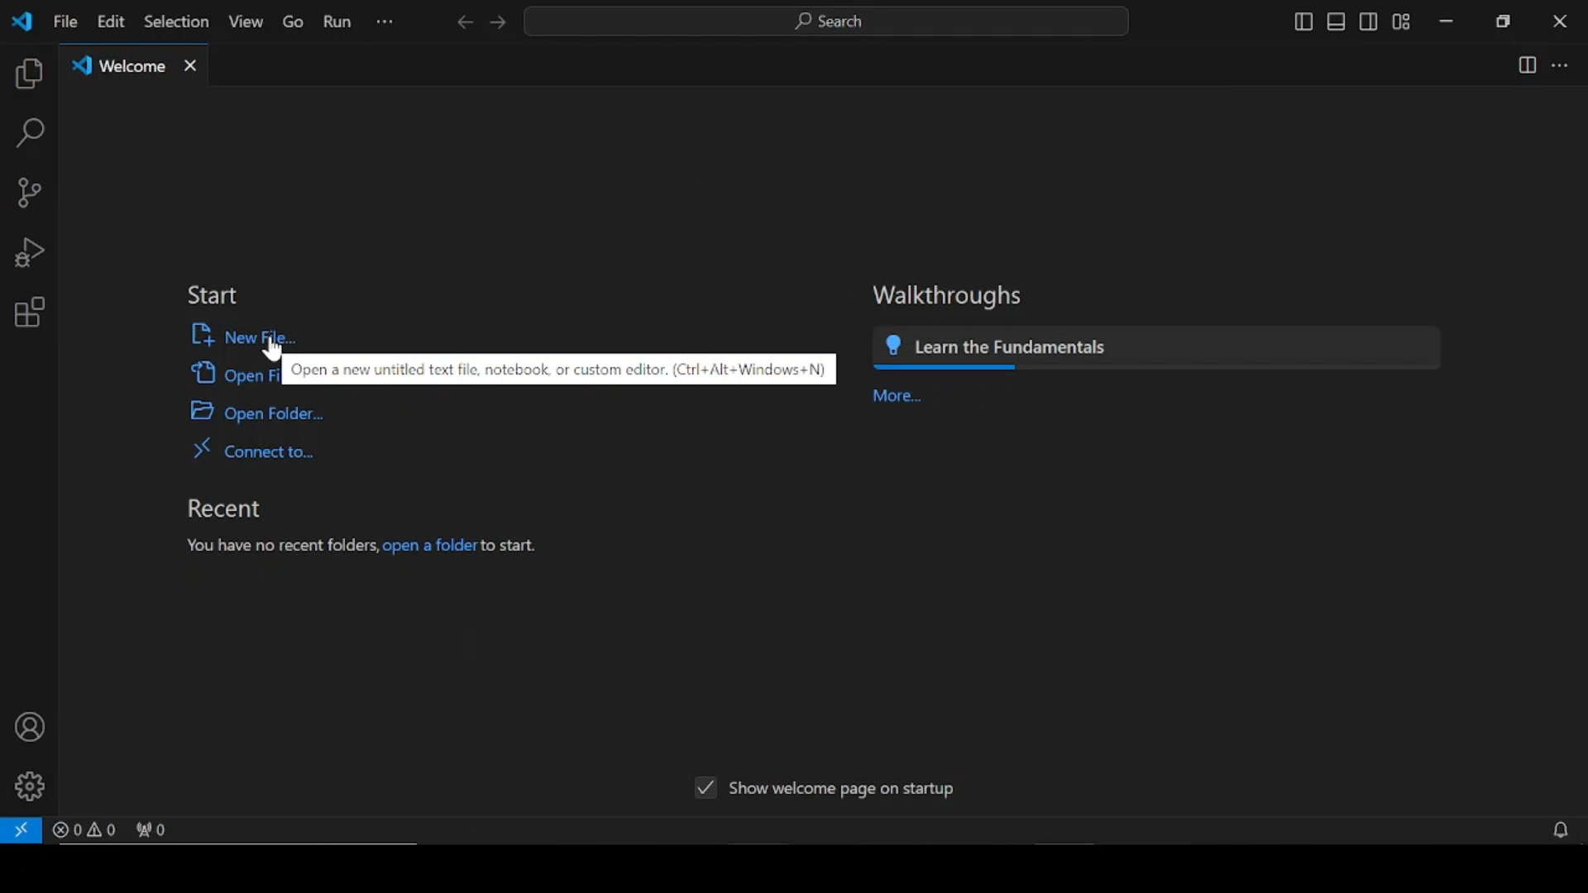 This screenshot has height=893, width=1588. What do you see at coordinates (30, 728) in the screenshot?
I see `accounts` at bounding box center [30, 728].